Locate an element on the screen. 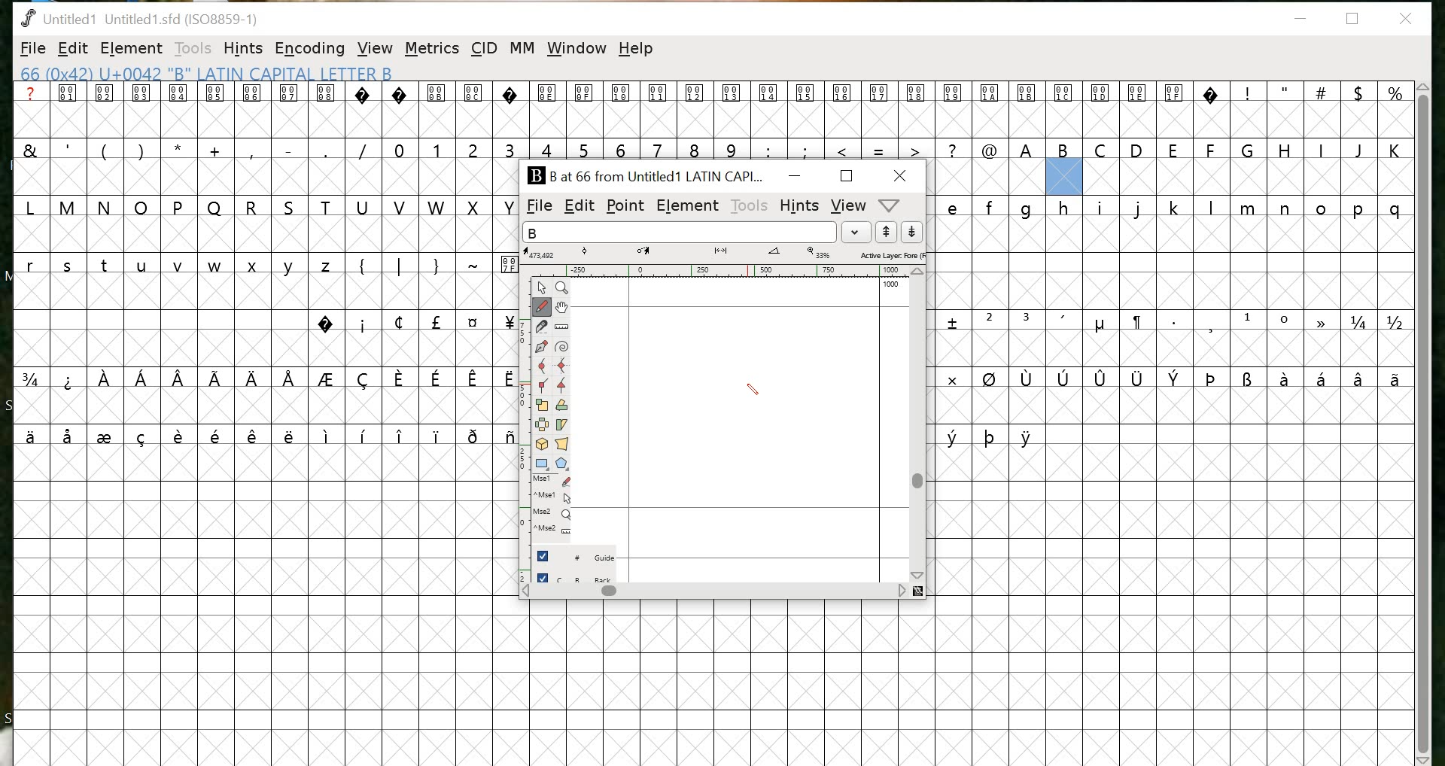 This screenshot has height=766, width=1445. FILE is located at coordinates (32, 50).